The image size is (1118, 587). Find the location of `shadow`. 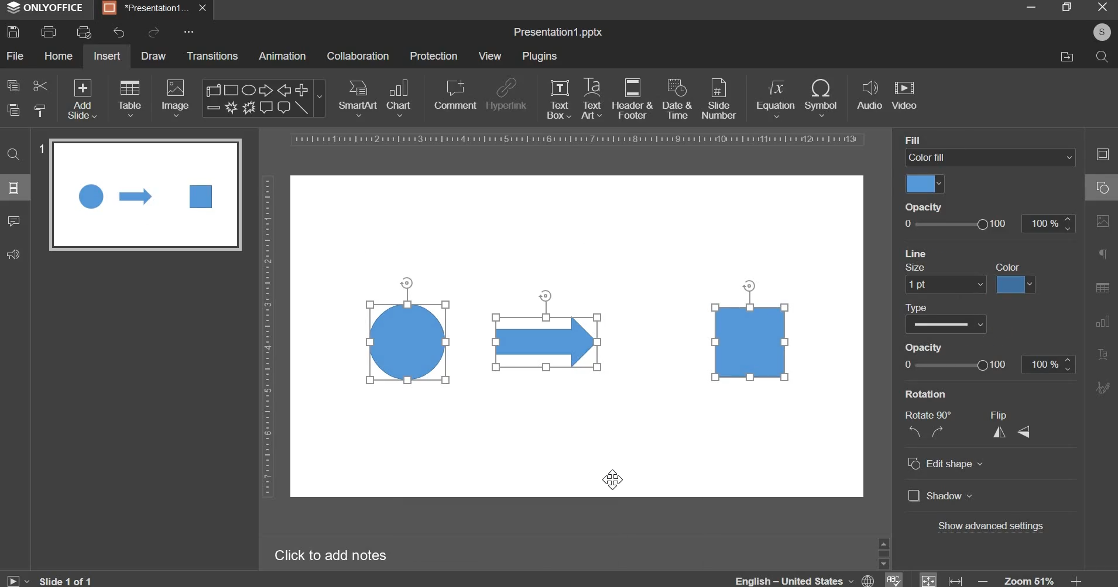

shadow is located at coordinates (940, 495).